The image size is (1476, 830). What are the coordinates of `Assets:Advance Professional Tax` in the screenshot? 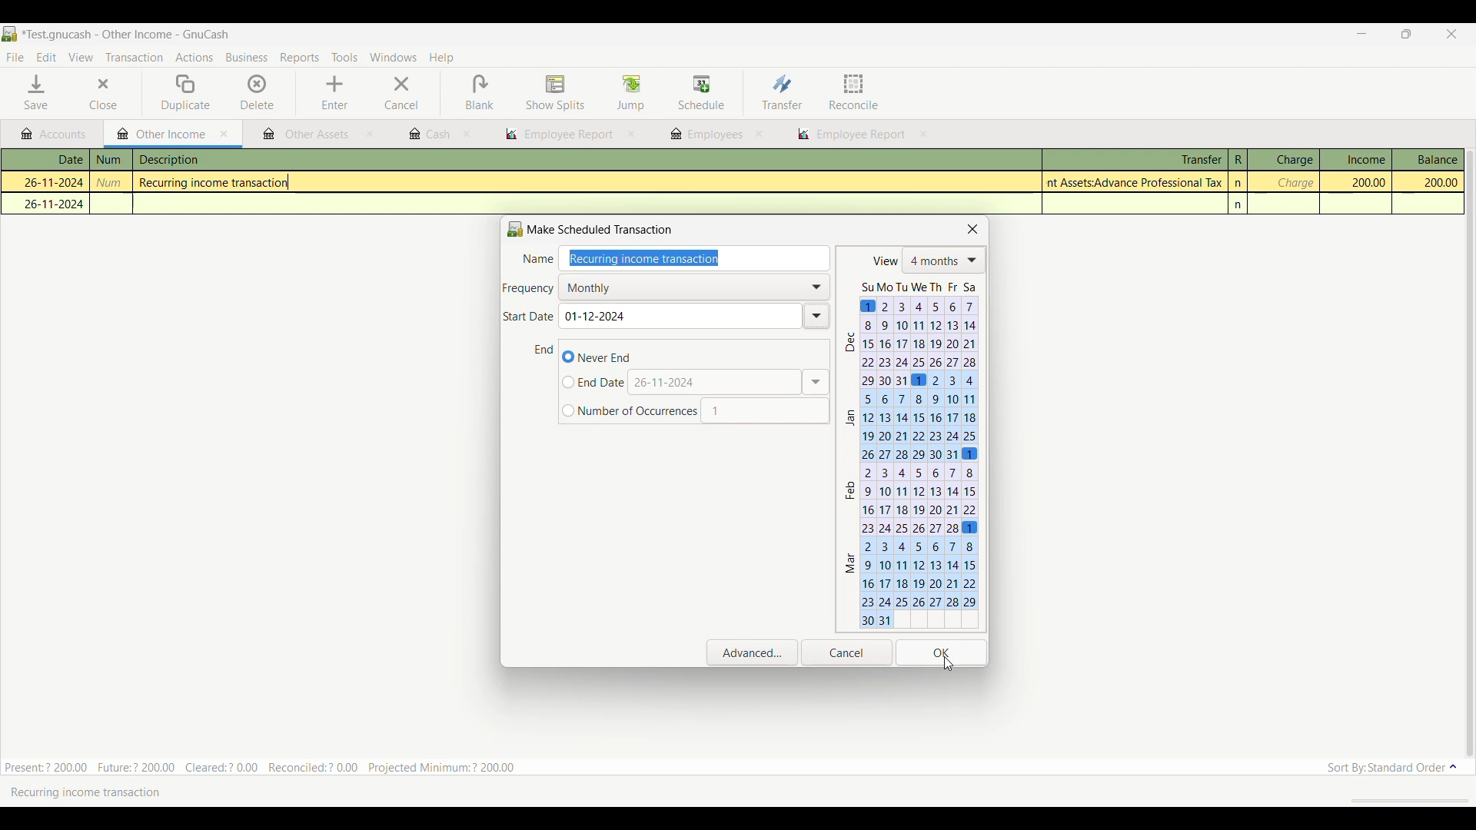 It's located at (1137, 182).